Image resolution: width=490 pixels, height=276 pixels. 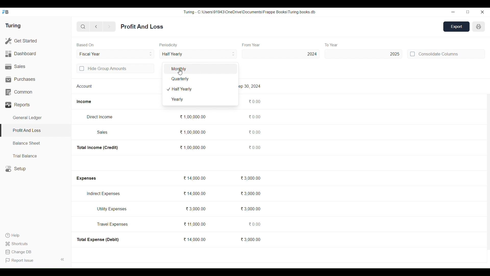 What do you see at coordinates (168, 45) in the screenshot?
I see `Periodicity` at bounding box center [168, 45].